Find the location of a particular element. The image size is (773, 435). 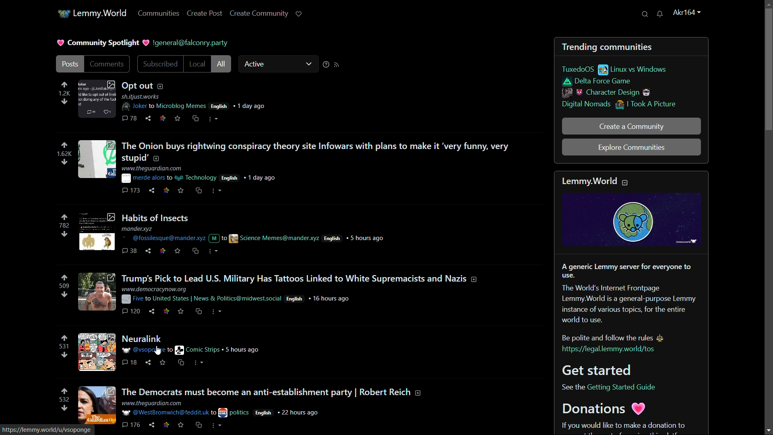

cs is located at coordinates (200, 190).